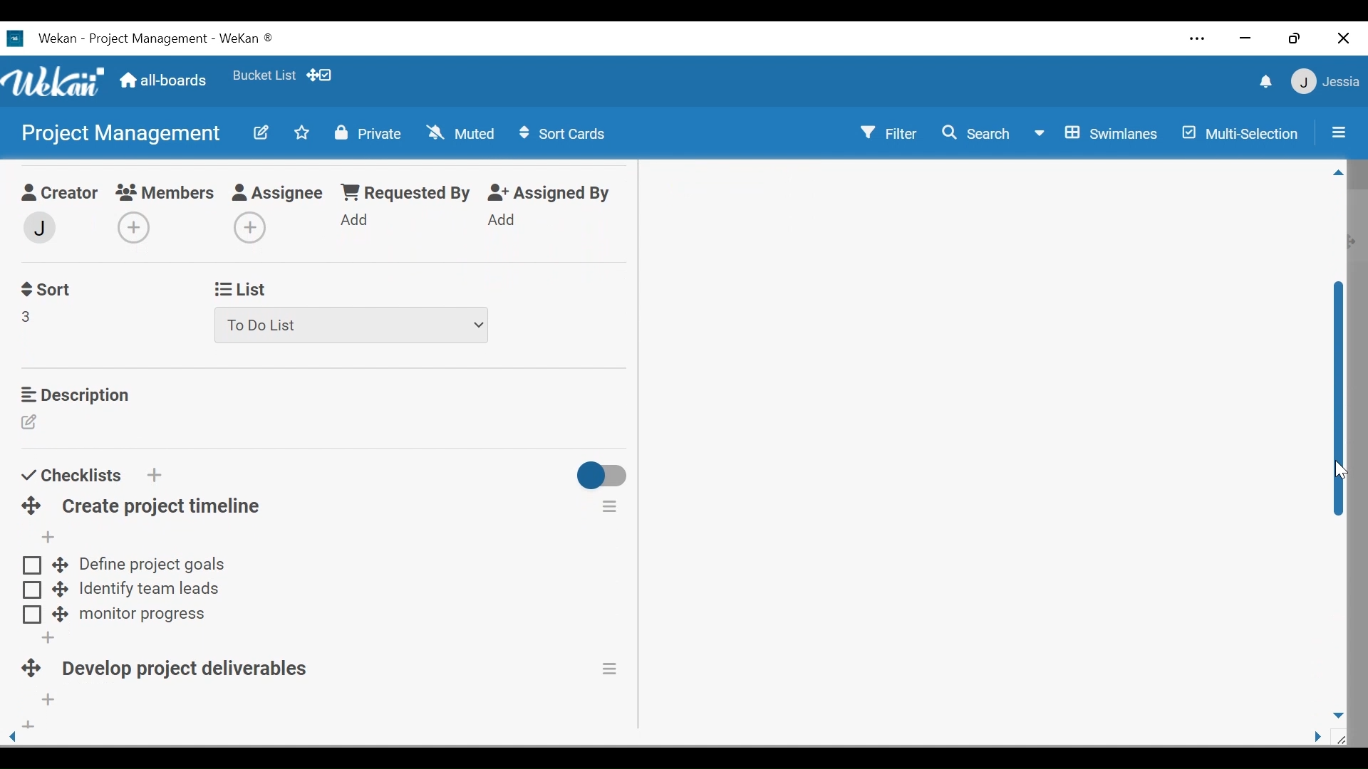 The image size is (1368, 769). Describe the element at coordinates (153, 565) in the screenshot. I see `Checklist items` at that location.